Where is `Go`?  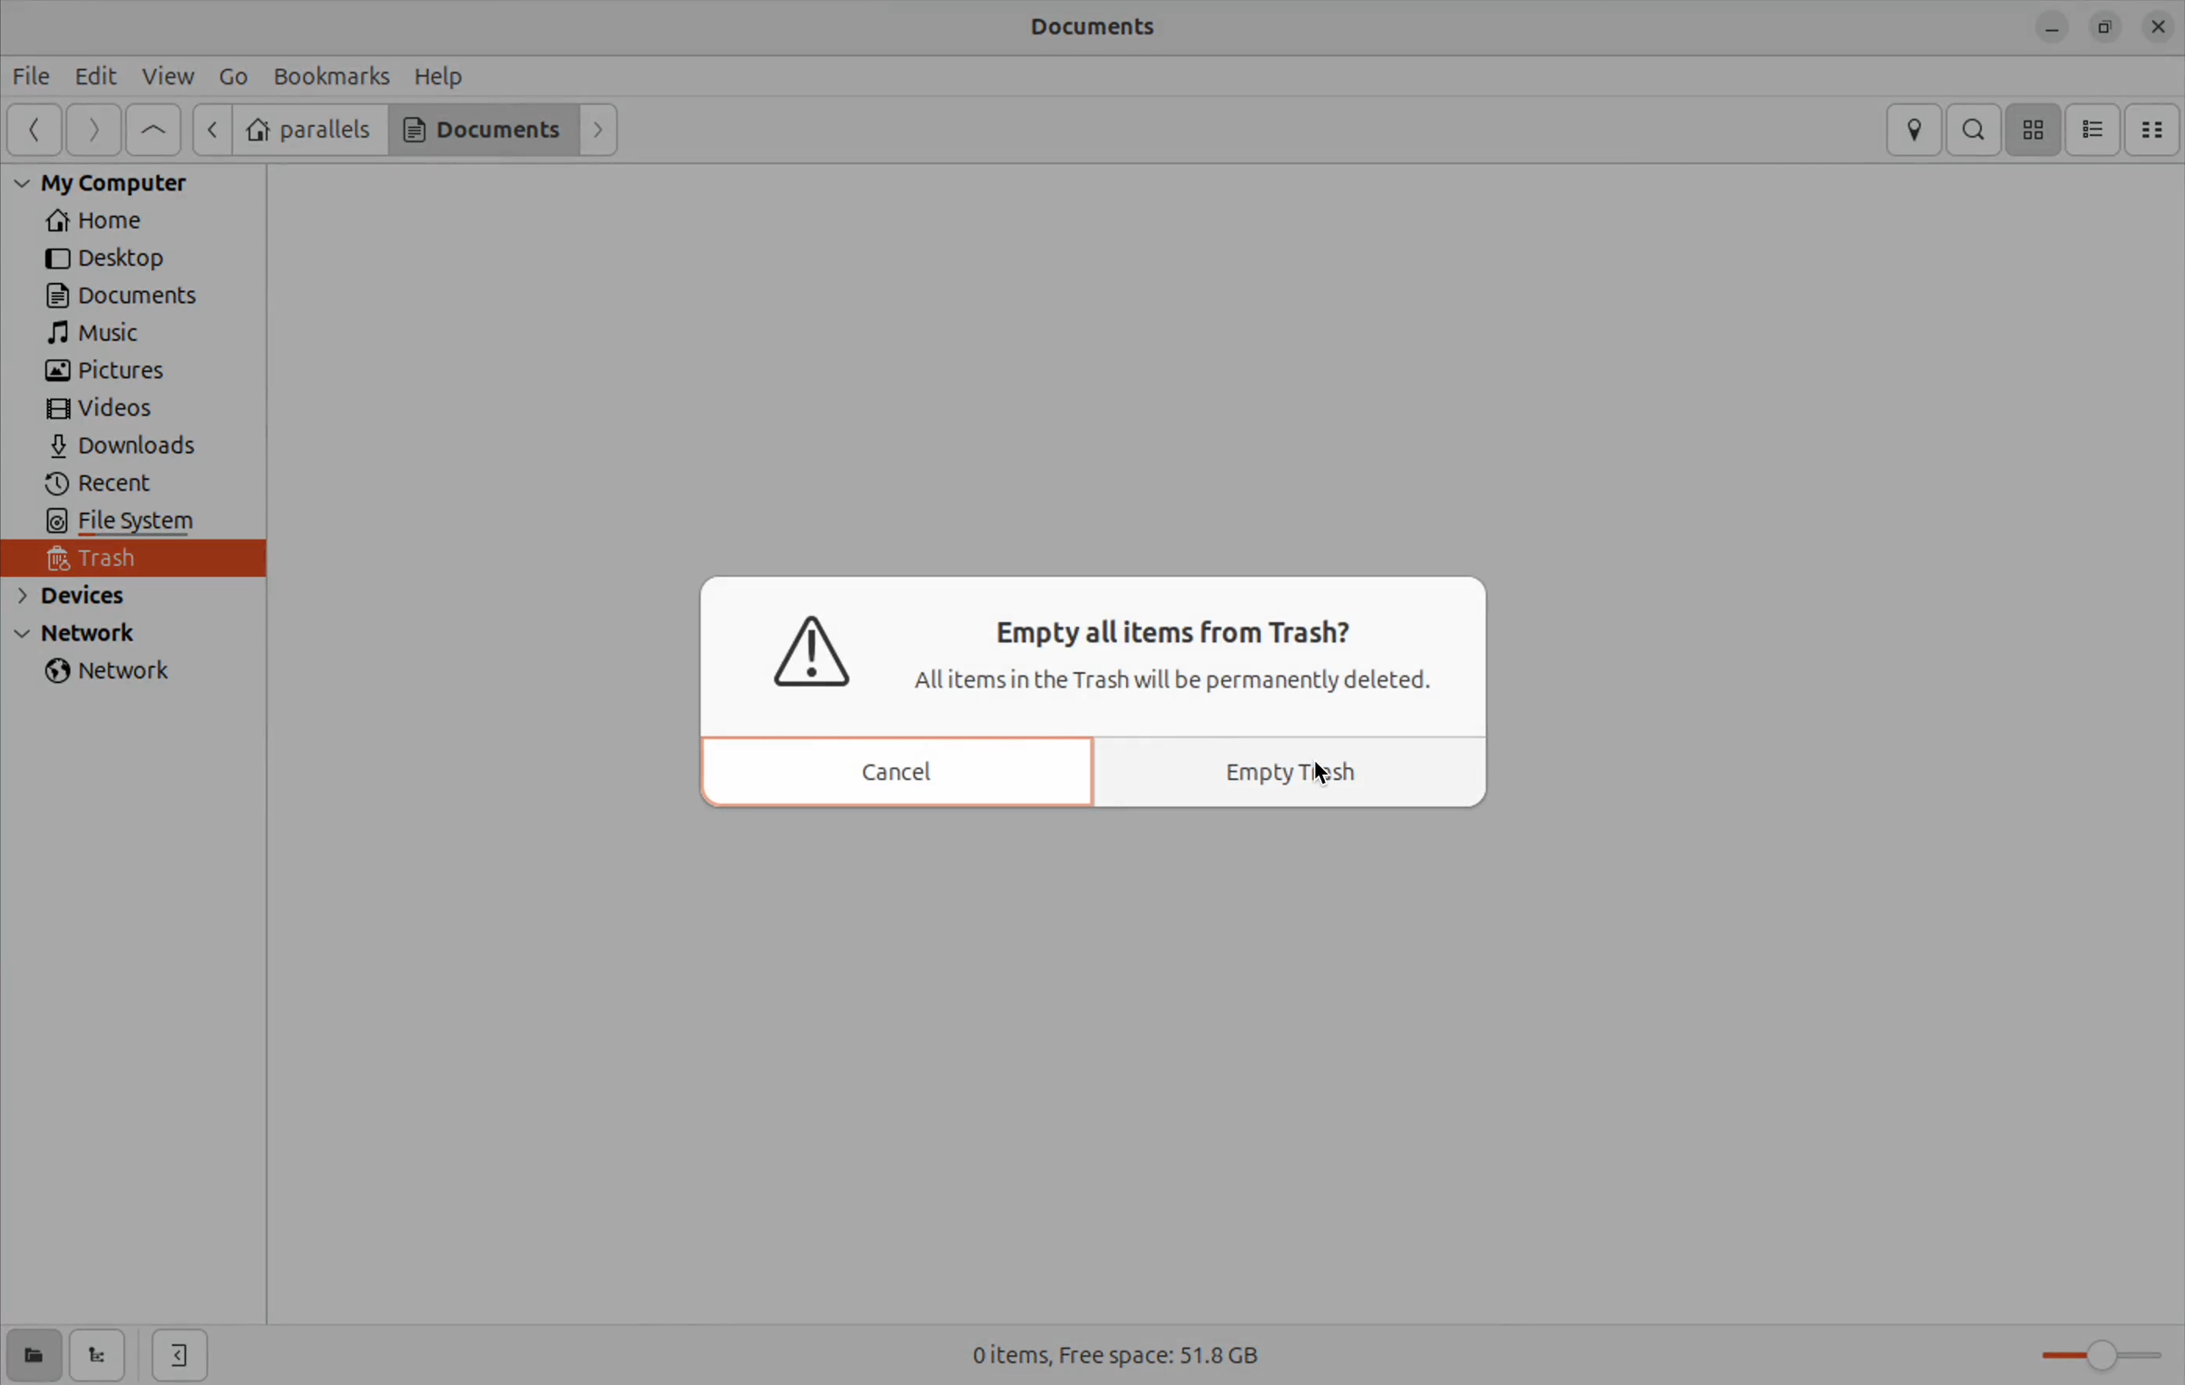 Go is located at coordinates (237, 74).